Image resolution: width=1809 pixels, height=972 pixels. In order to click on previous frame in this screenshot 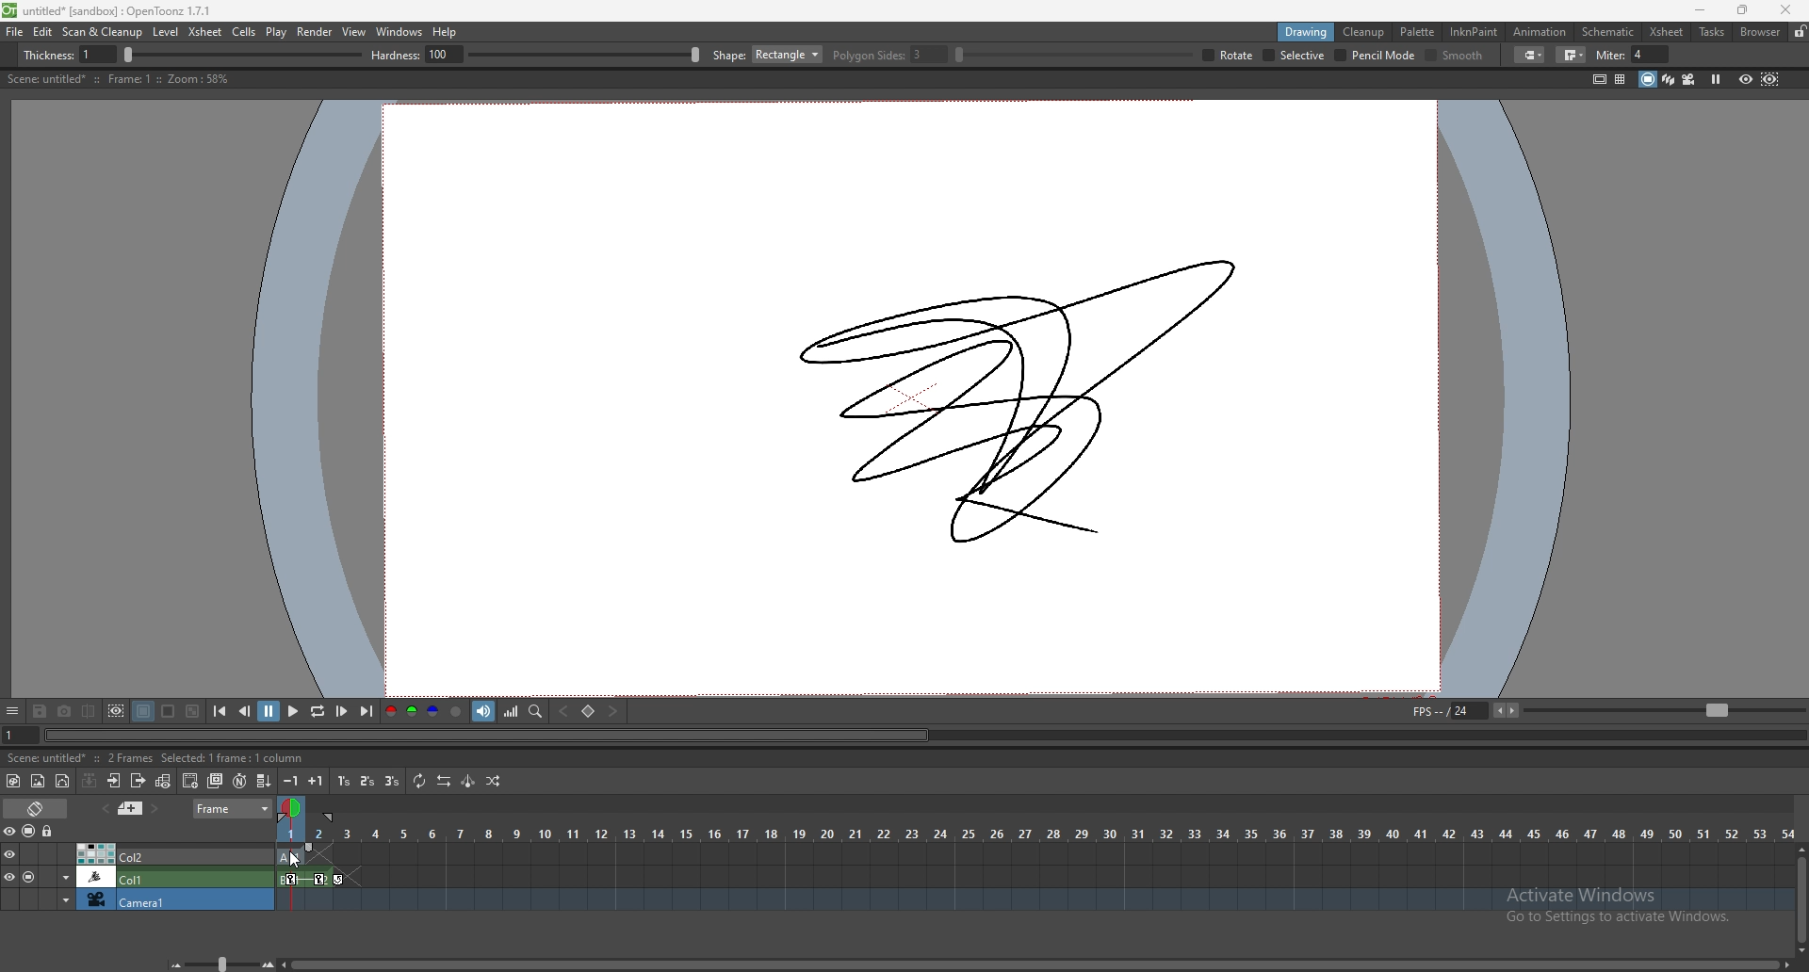, I will do `click(246, 710)`.